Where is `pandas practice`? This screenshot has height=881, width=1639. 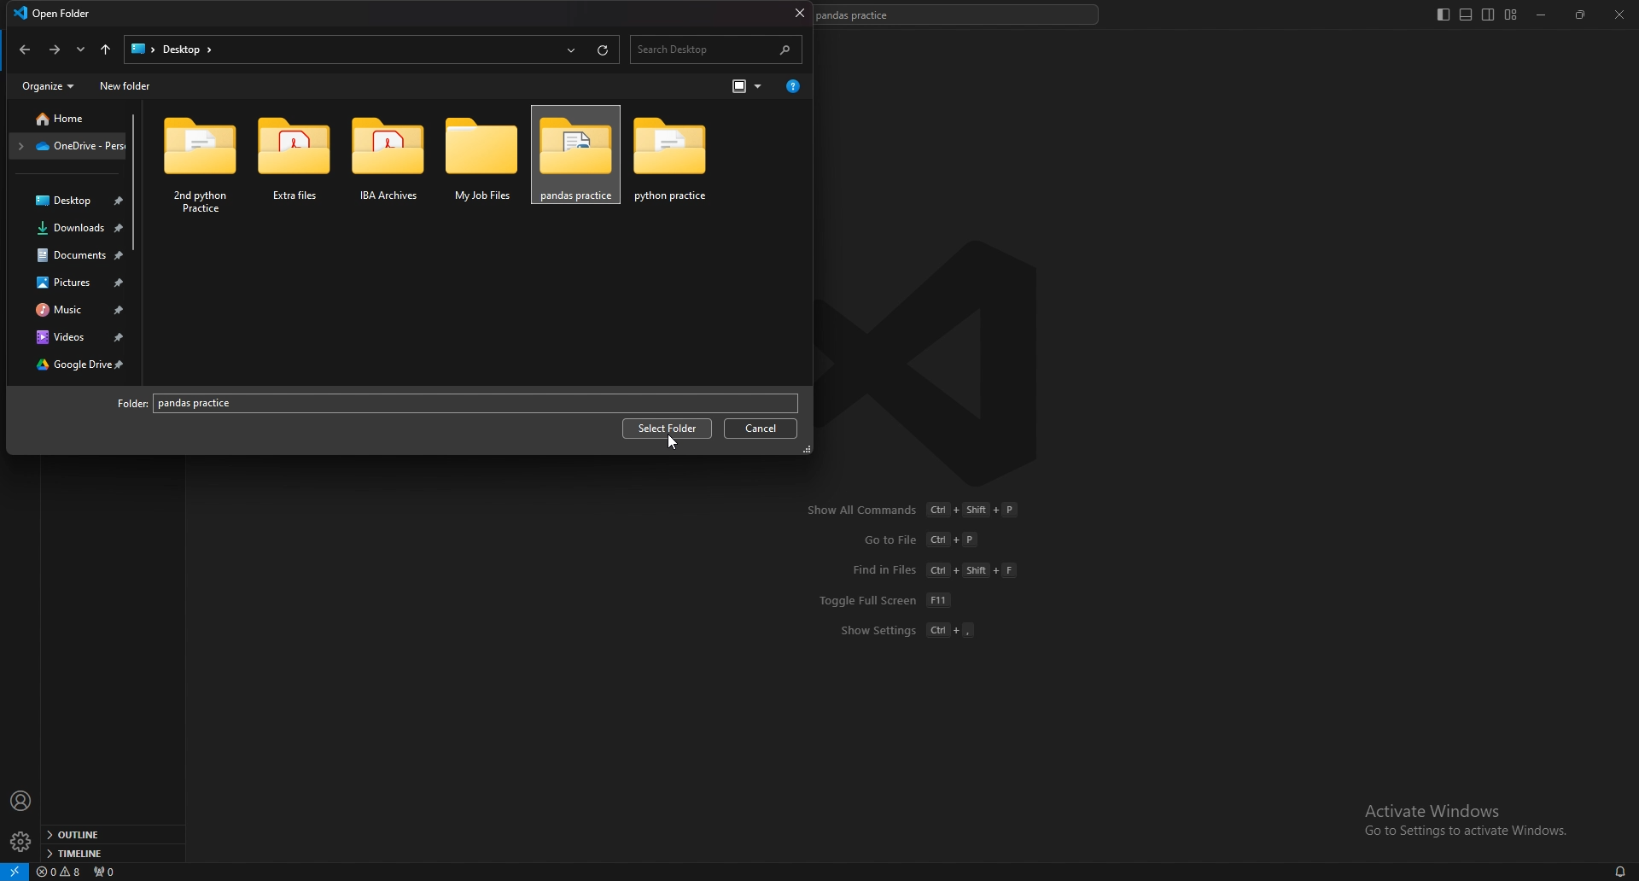 pandas practice is located at coordinates (580, 157).